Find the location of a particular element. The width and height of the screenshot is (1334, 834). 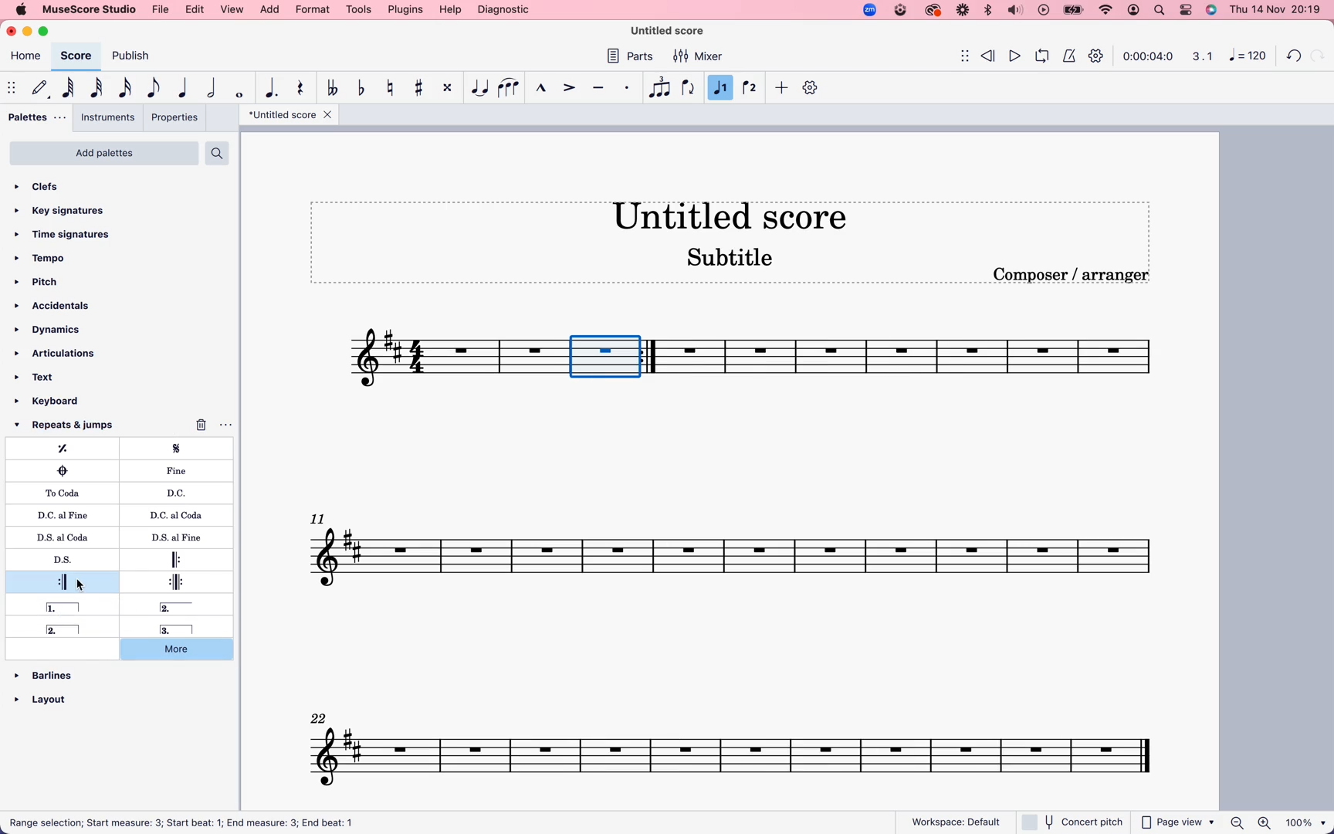

instruments is located at coordinates (109, 117).